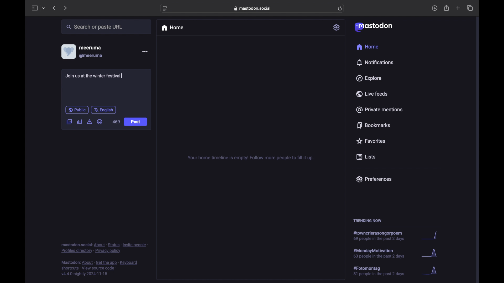  I want to click on preferences, so click(374, 179).